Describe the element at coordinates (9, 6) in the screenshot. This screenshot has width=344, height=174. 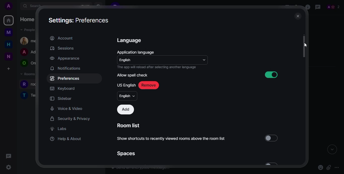
I see `profile` at that location.